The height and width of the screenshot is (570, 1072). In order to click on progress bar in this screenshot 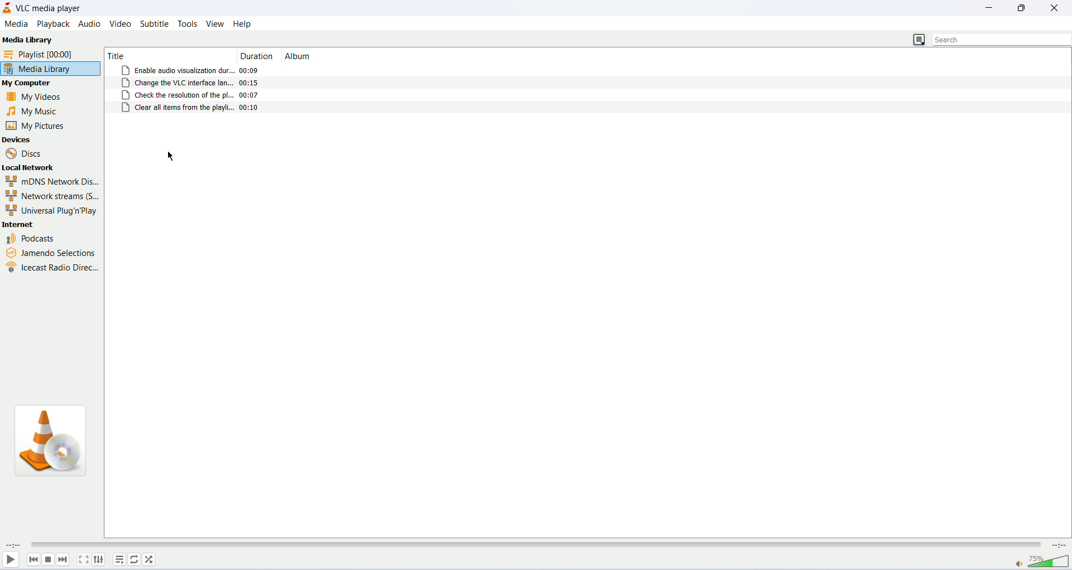, I will do `click(534, 544)`.